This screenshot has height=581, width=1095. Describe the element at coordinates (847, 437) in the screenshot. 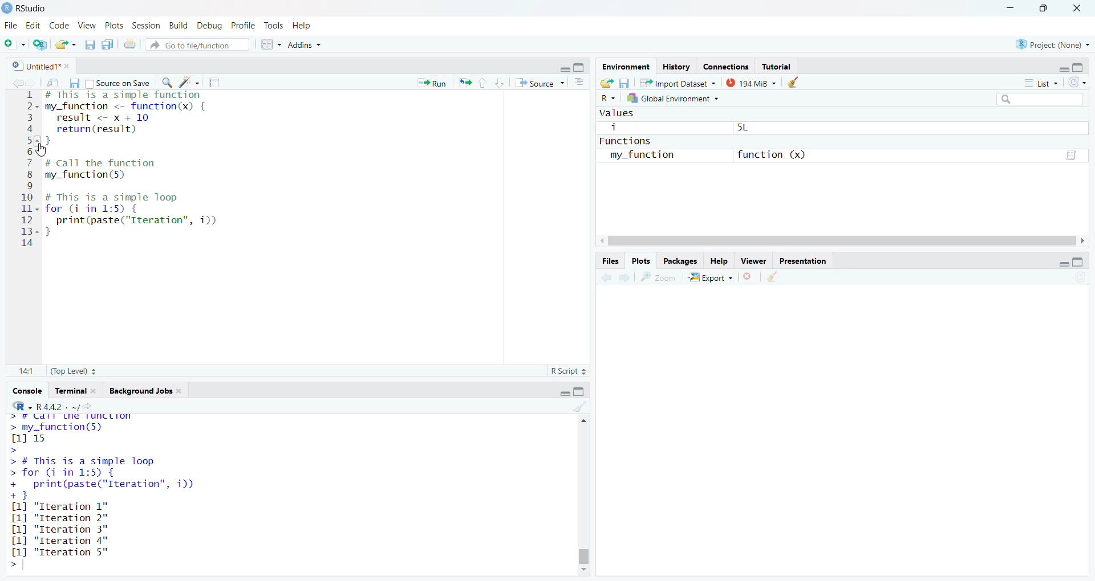

I see `empty plot area` at that location.